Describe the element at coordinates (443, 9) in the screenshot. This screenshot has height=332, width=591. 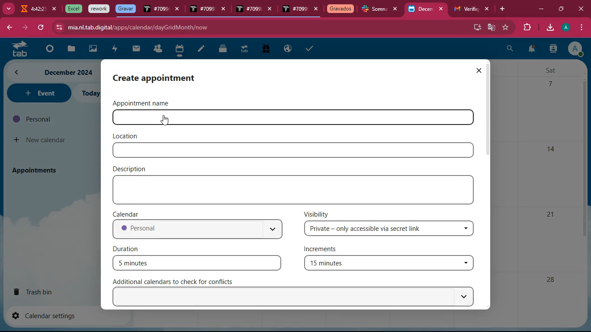
I see `close` at that location.